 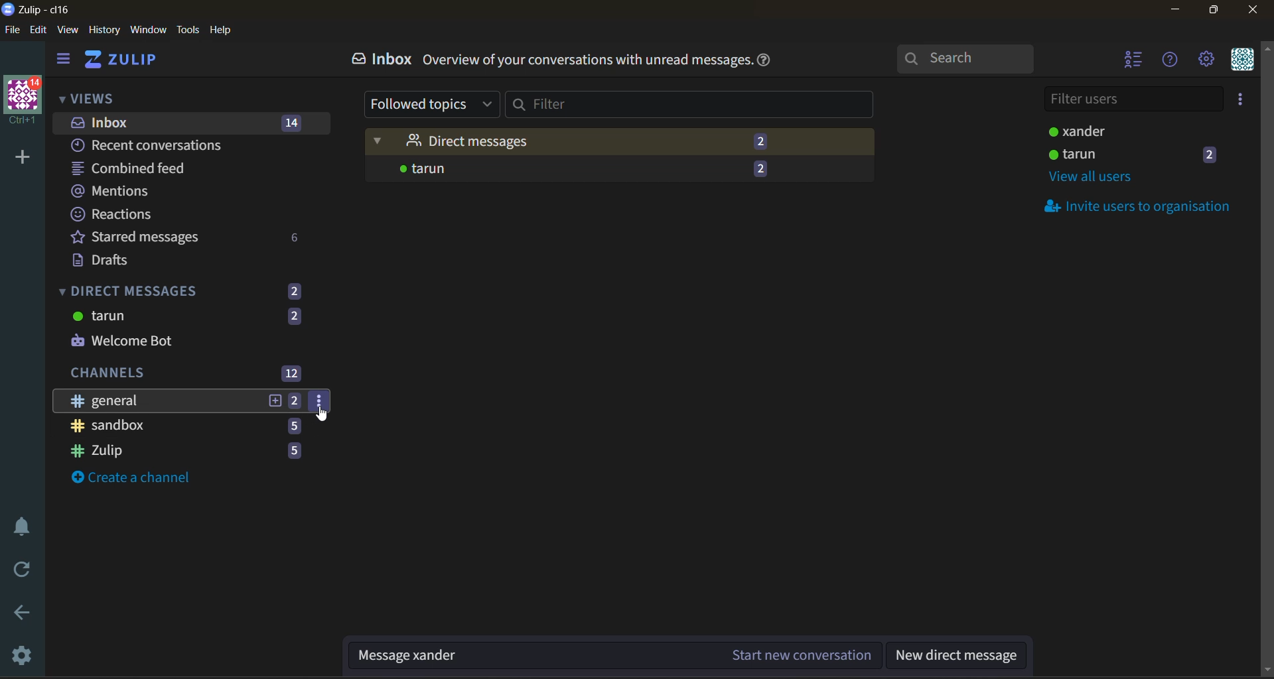 What do you see at coordinates (191, 238) in the screenshot?
I see `starred messages 6` at bounding box center [191, 238].